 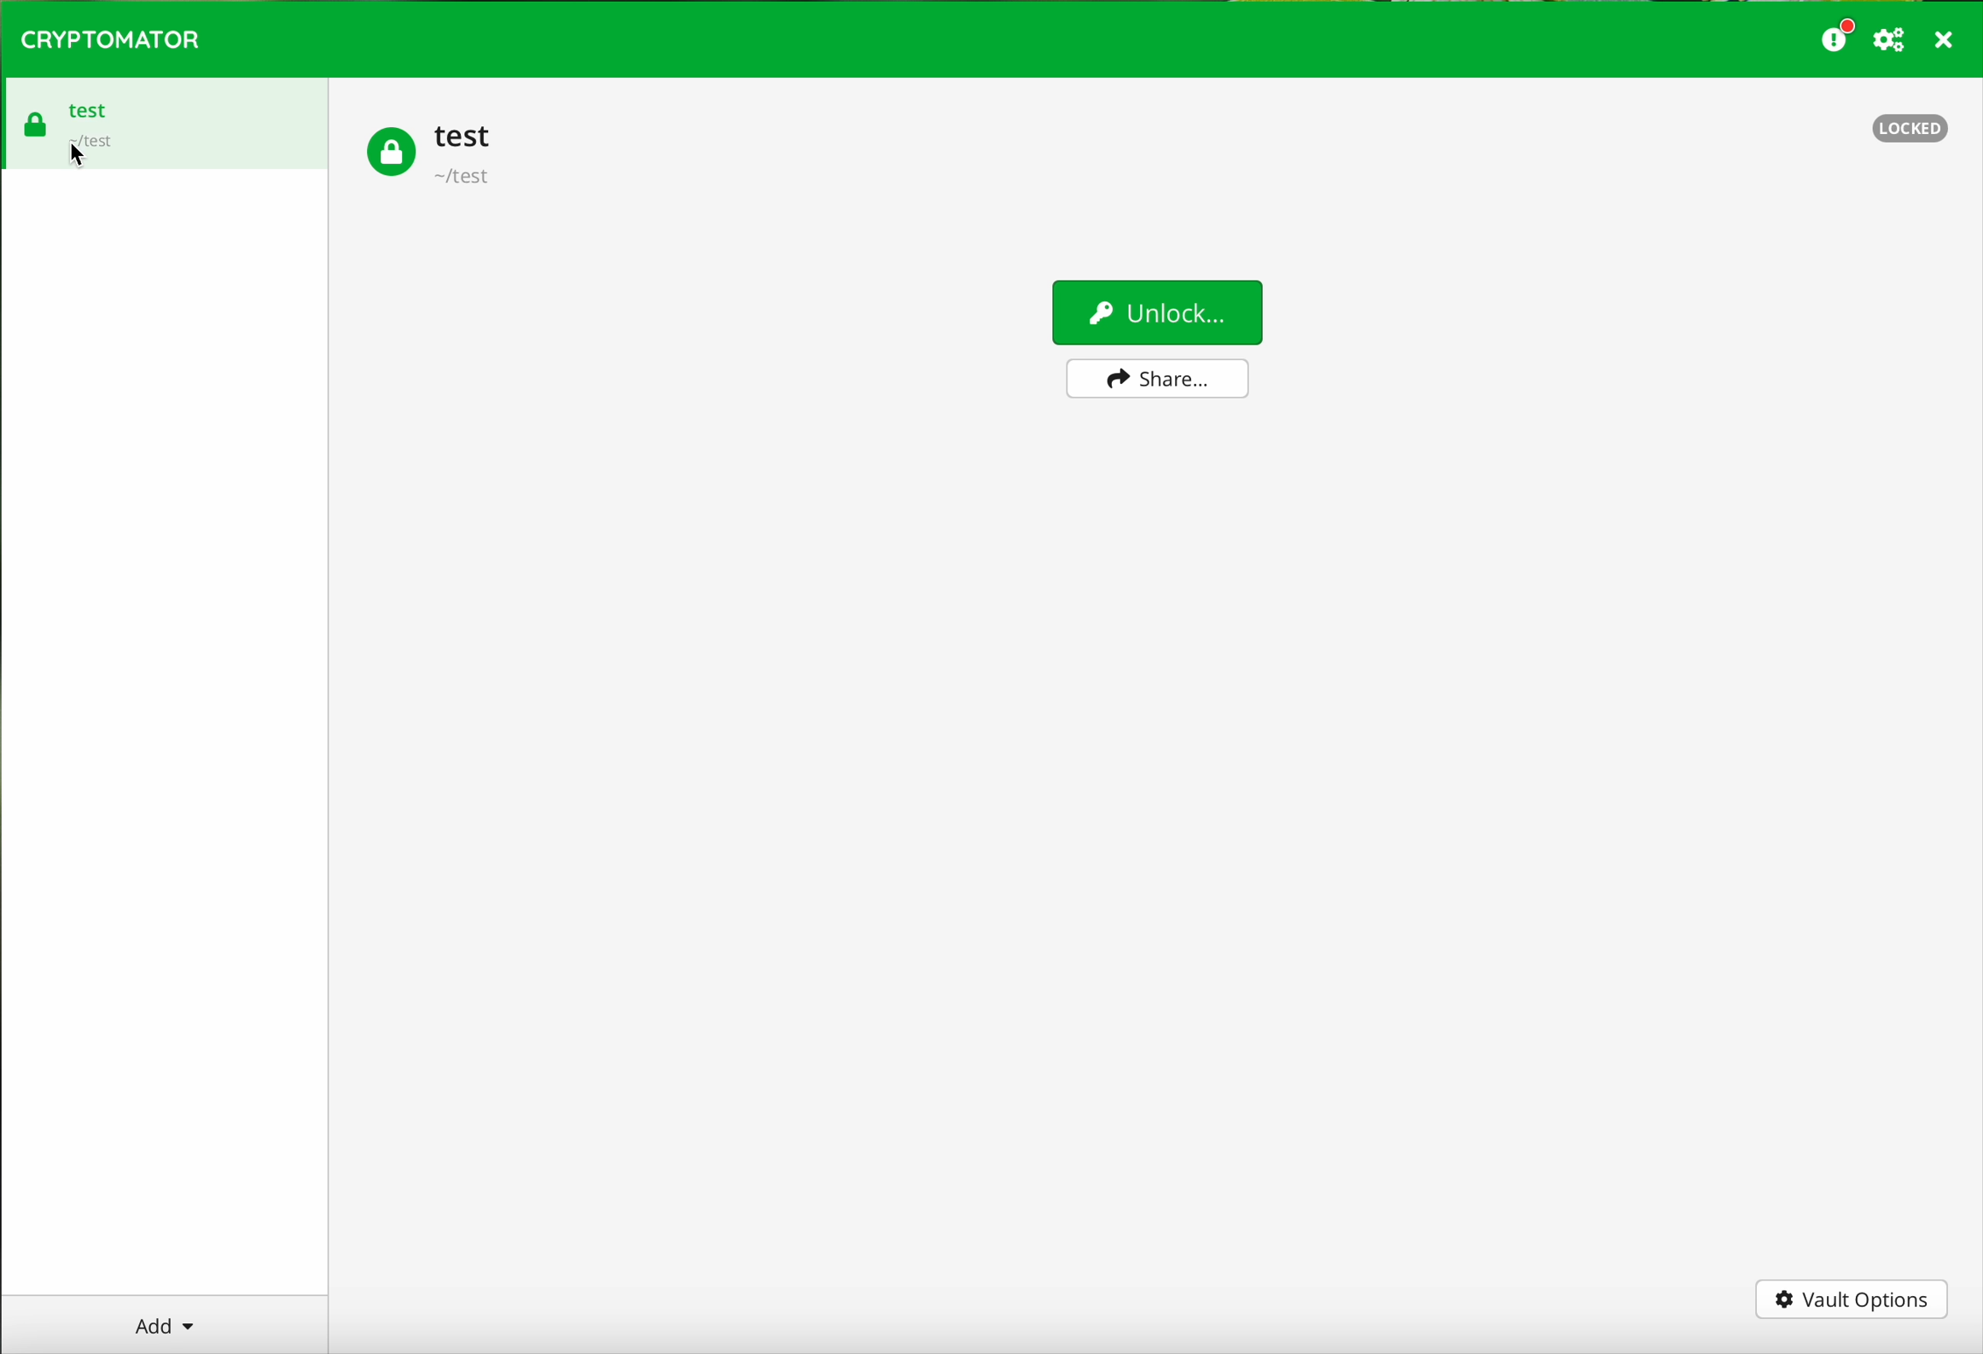 I want to click on unlock , so click(x=1156, y=312).